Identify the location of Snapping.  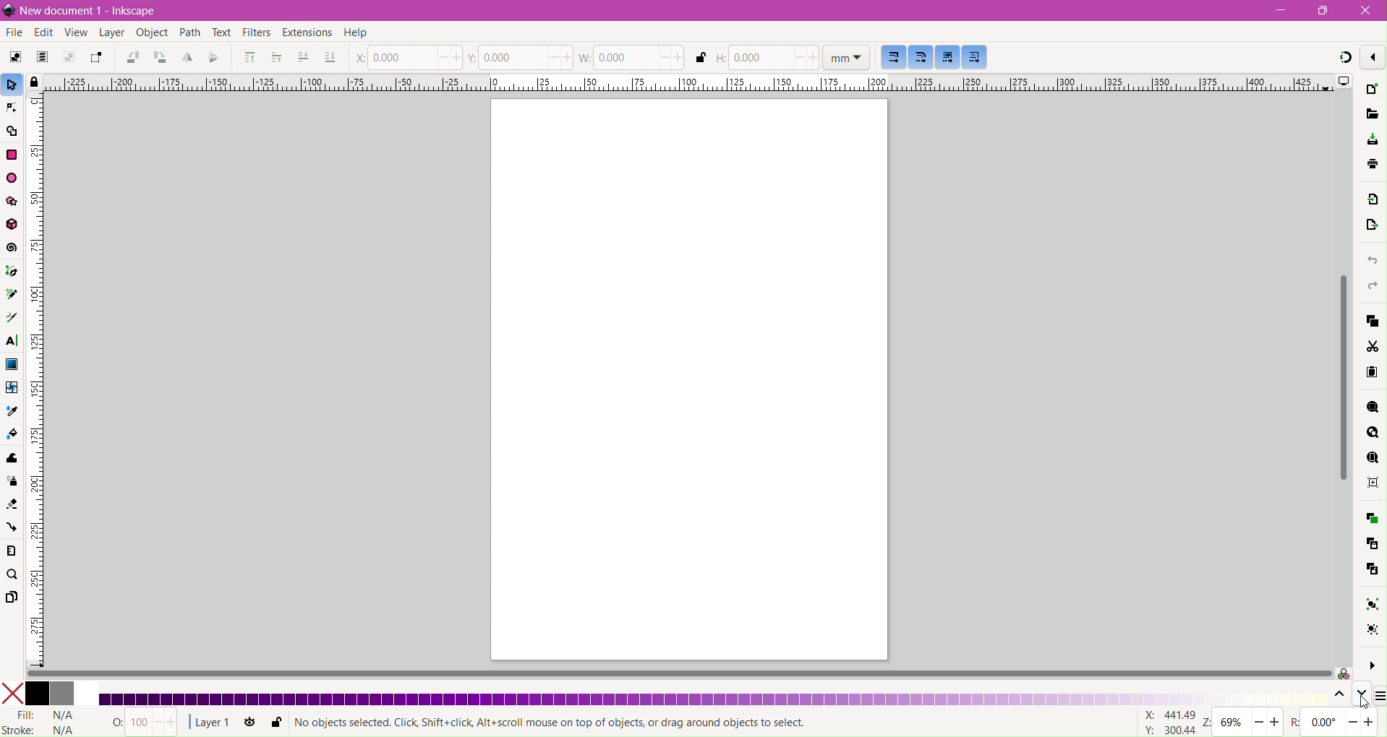
(1345, 59).